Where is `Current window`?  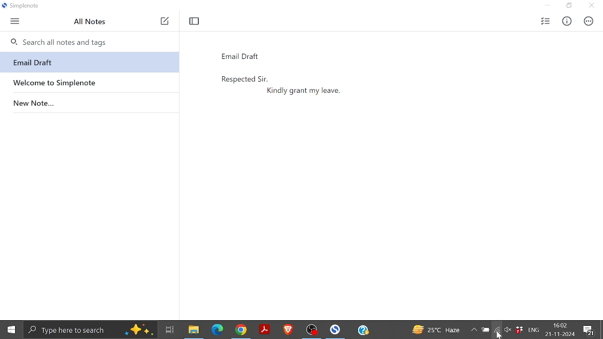
Current window is located at coordinates (23, 7).